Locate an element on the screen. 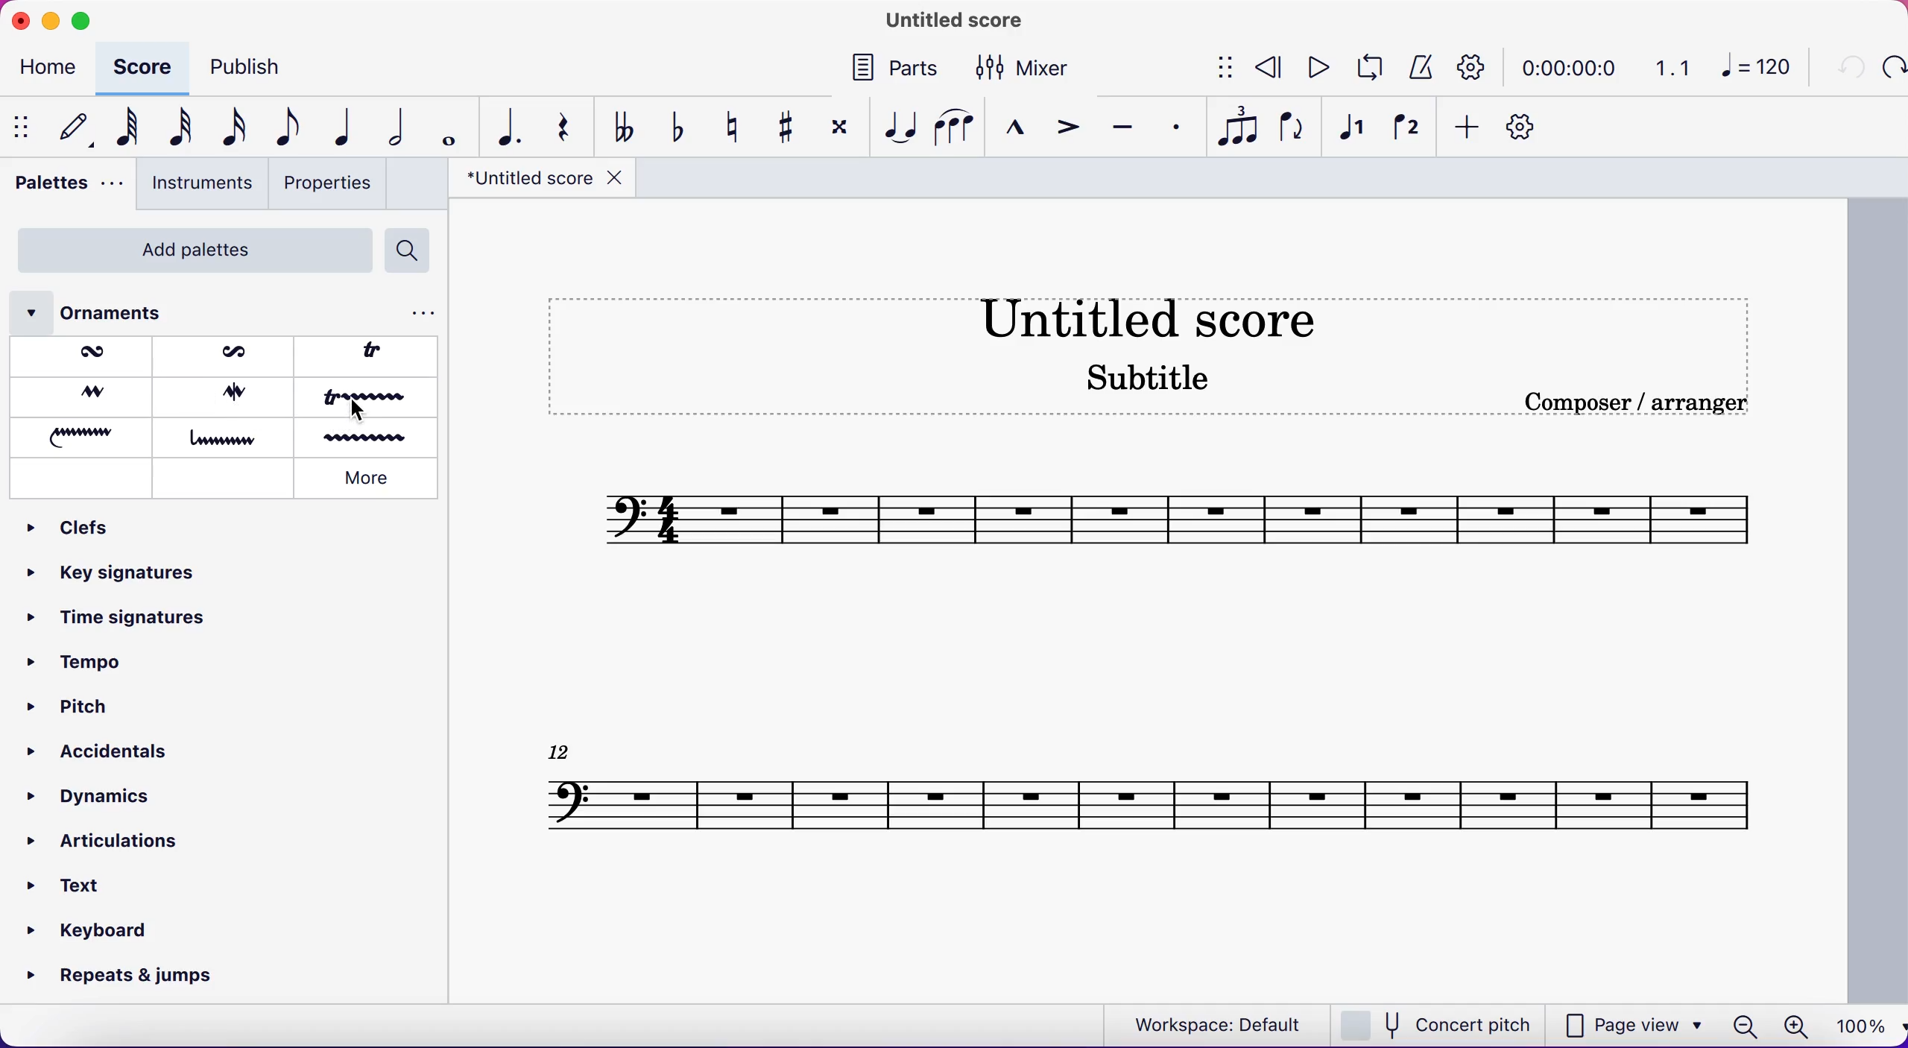 The width and height of the screenshot is (1908, 1048). time is located at coordinates (1574, 67).